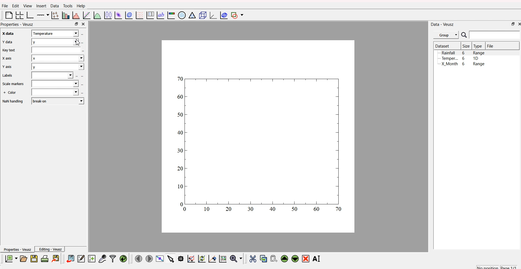 This screenshot has height=269, width=521. What do you see at coordinates (263, 258) in the screenshot?
I see `copy the widget` at bounding box center [263, 258].